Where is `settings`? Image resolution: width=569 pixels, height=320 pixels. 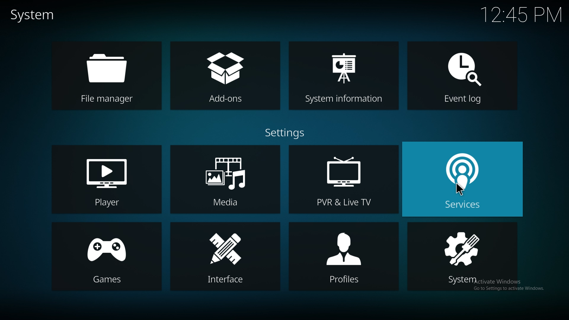 settings is located at coordinates (285, 133).